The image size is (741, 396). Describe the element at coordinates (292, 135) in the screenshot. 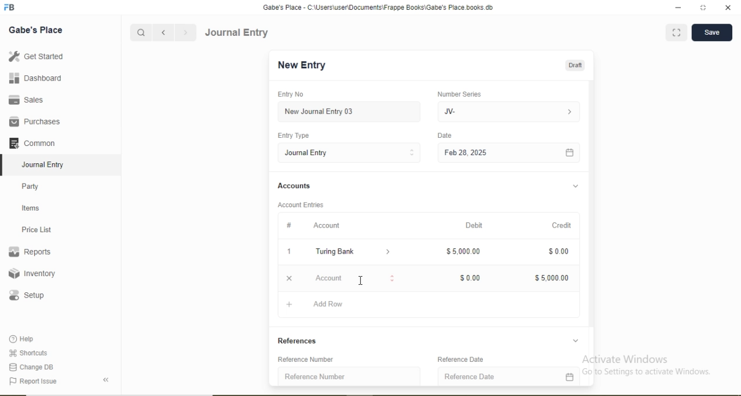

I see `Entry Type` at that location.